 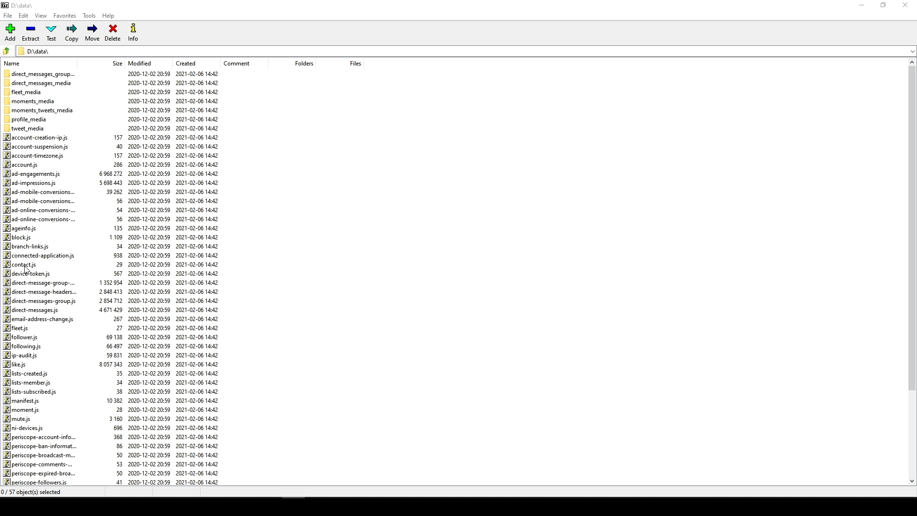 What do you see at coordinates (93, 33) in the screenshot?
I see `Move` at bounding box center [93, 33].